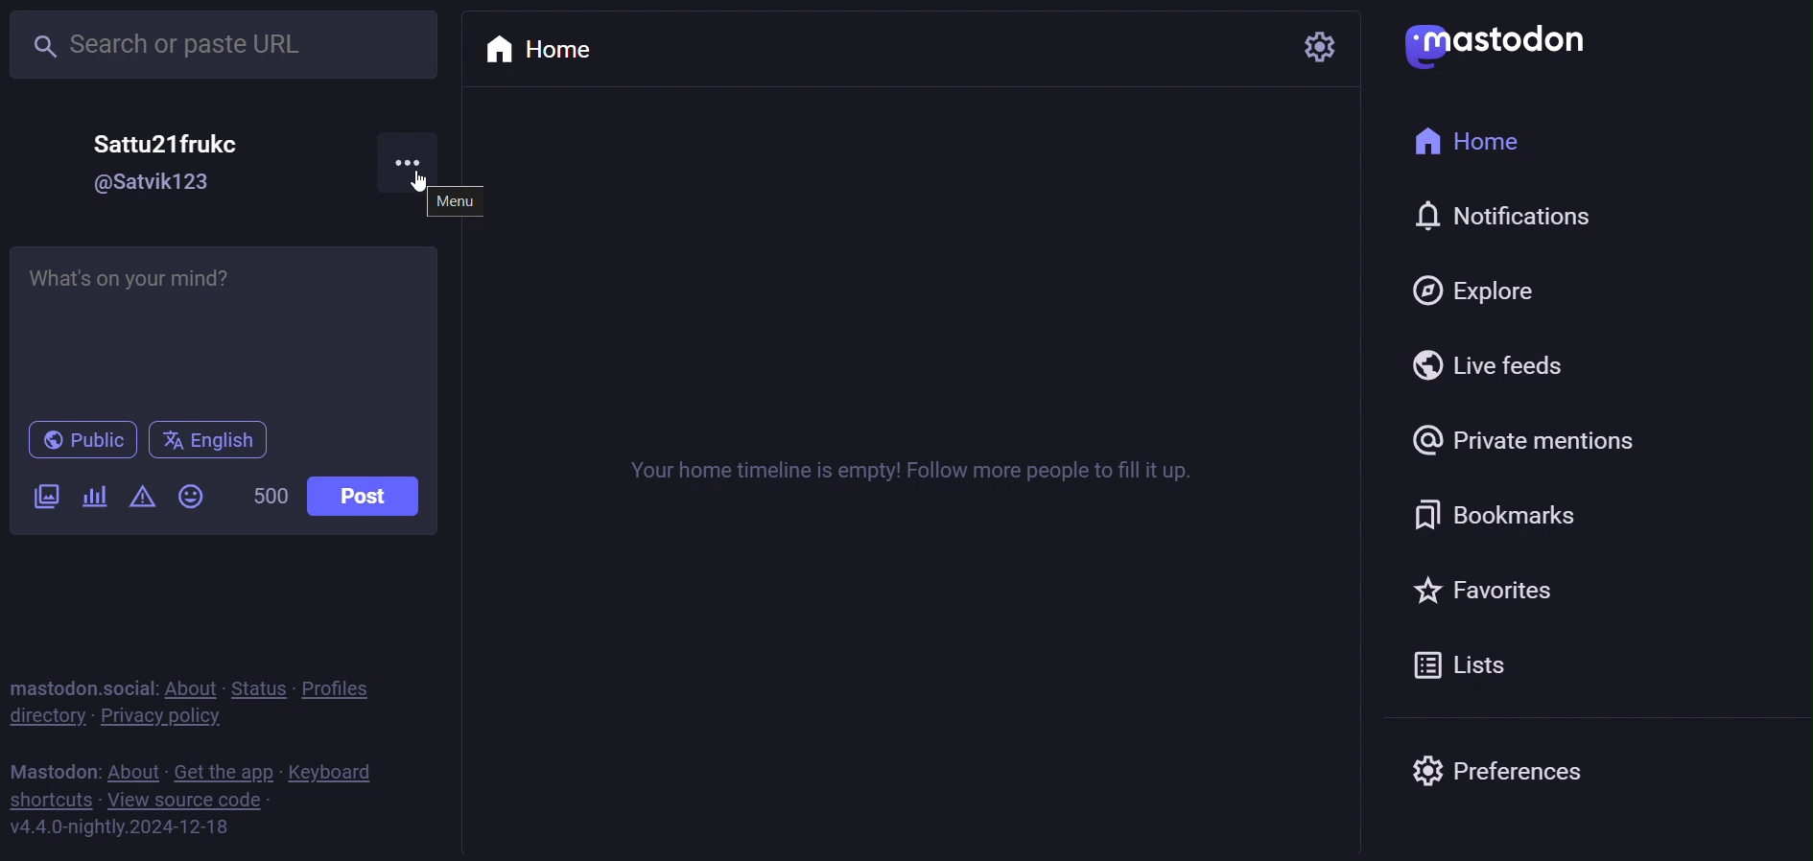  What do you see at coordinates (130, 766) in the screenshot?
I see `about` at bounding box center [130, 766].